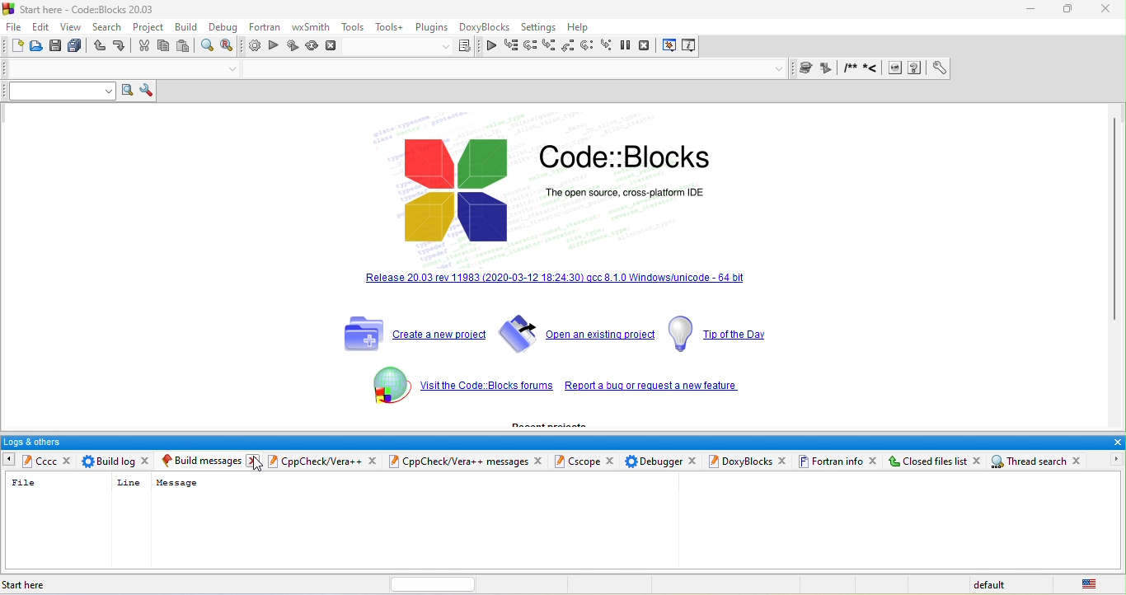 This screenshot has height=595, width=1126. Describe the element at coordinates (941, 68) in the screenshot. I see `open preference` at that location.